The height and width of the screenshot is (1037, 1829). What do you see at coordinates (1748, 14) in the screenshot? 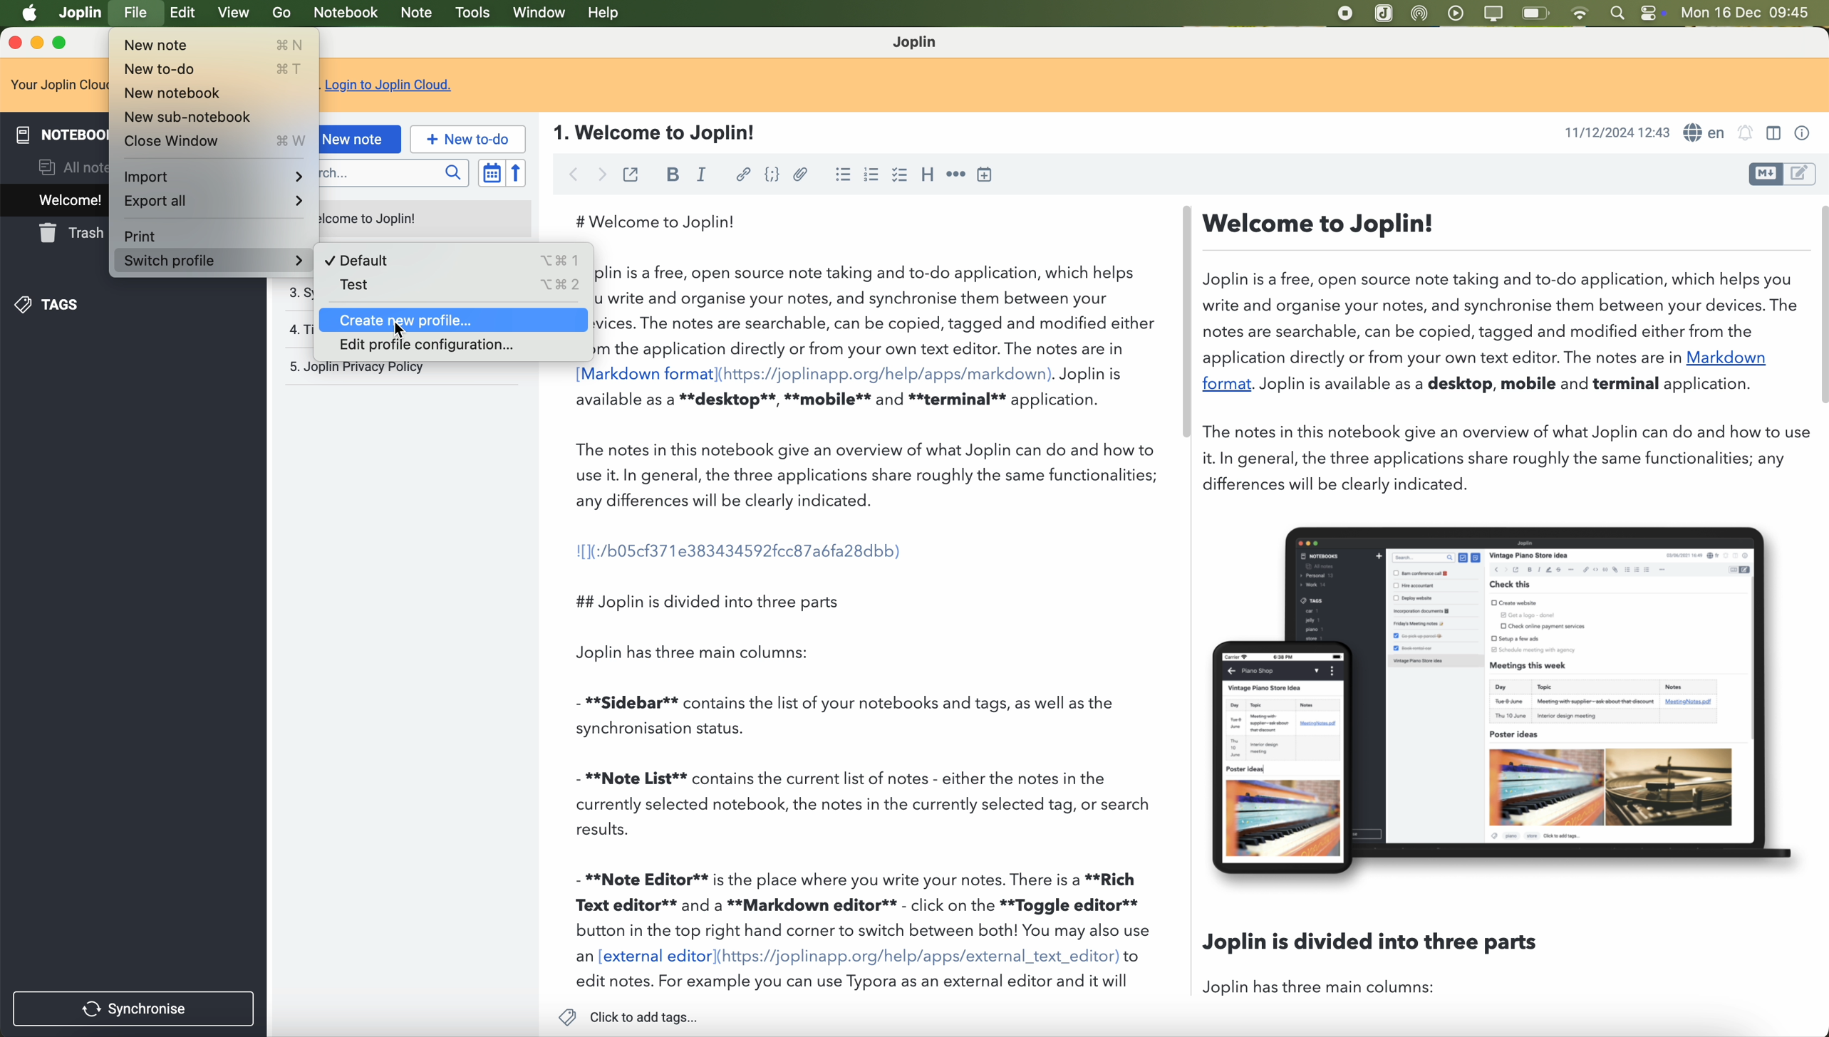
I see `Mon 16 Dec 09:45` at bounding box center [1748, 14].